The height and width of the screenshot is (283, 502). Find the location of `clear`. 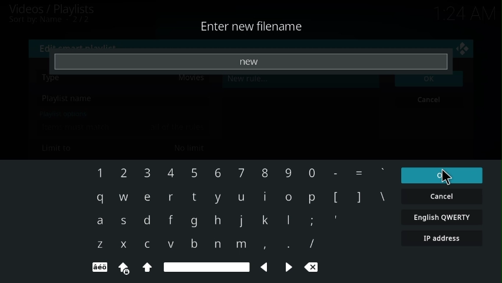

clear is located at coordinates (313, 267).